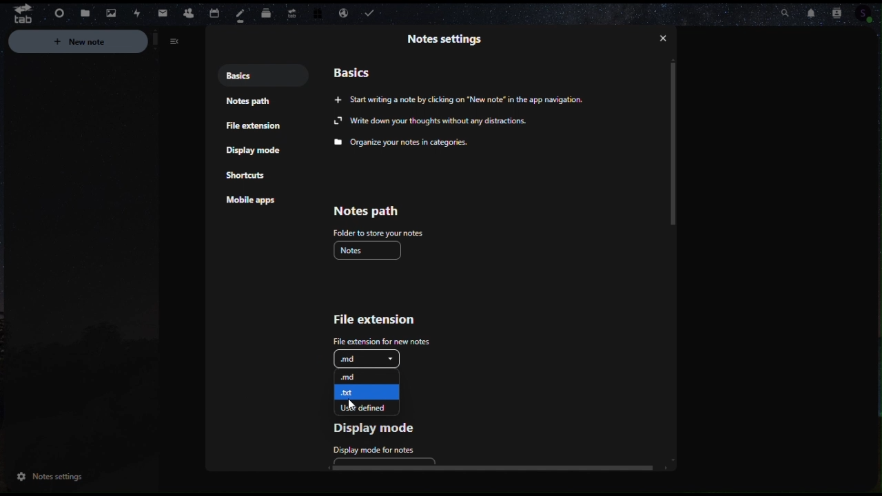  I want to click on Shortcuts, so click(247, 177).